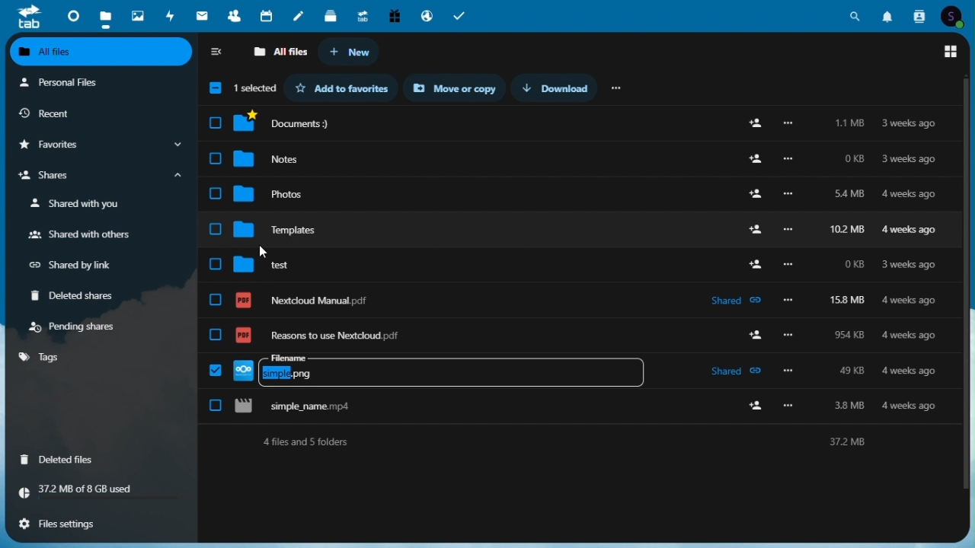 Image resolution: width=975 pixels, height=548 pixels. Describe the element at coordinates (91, 84) in the screenshot. I see `personal files` at that location.